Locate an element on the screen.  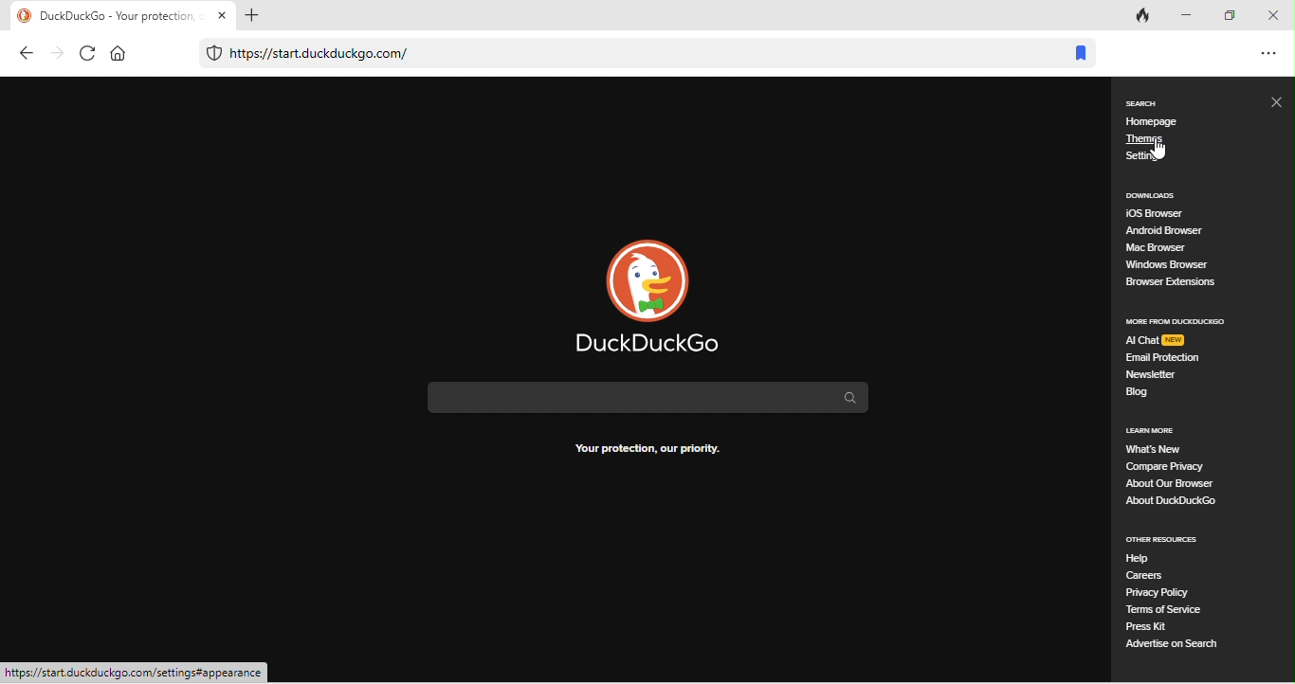
setting is located at coordinates (1149, 156).